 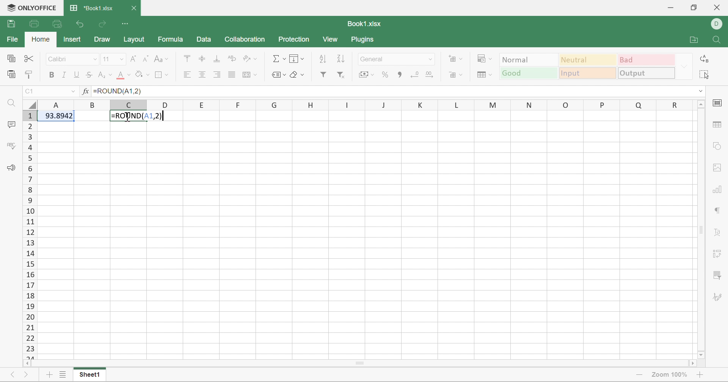 What do you see at coordinates (202, 40) in the screenshot?
I see `Data` at bounding box center [202, 40].